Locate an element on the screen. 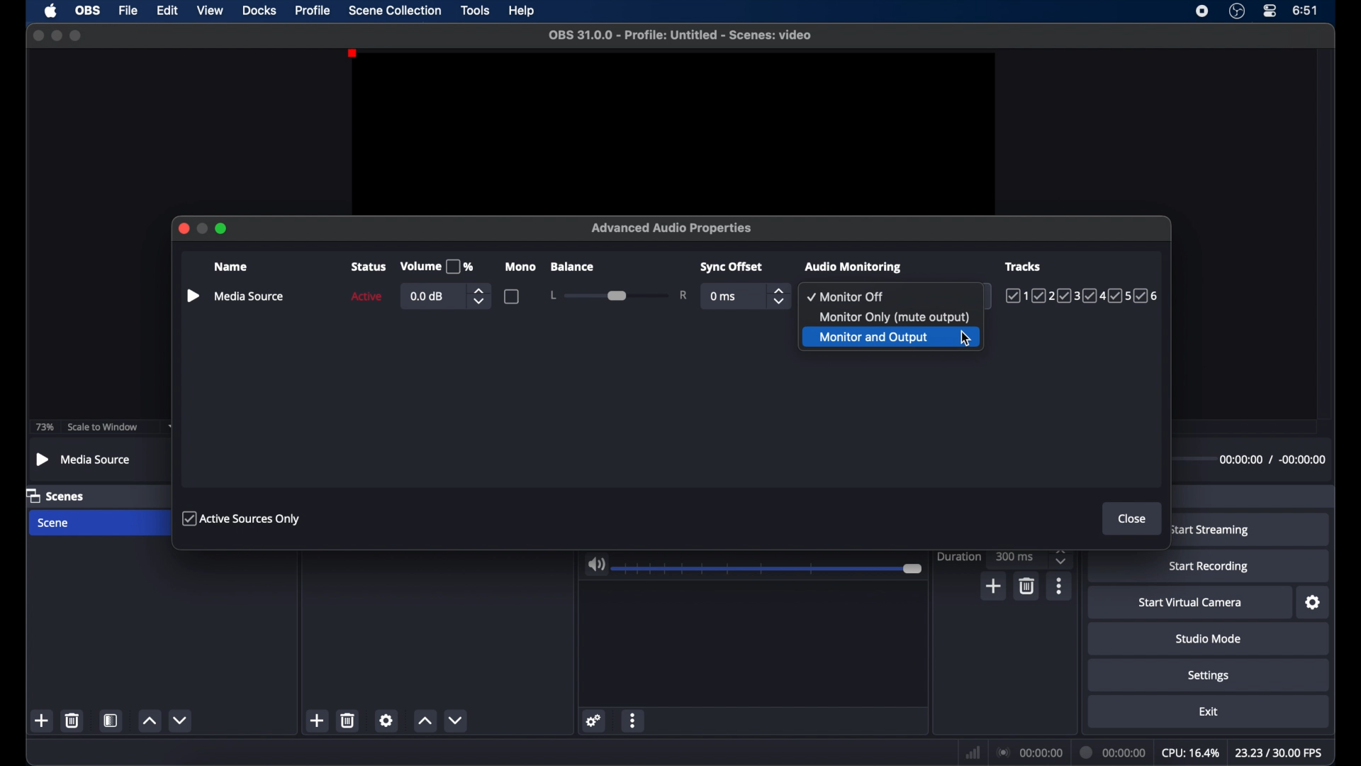 This screenshot has width=1361, height=766. studio mode is located at coordinates (1207, 638).